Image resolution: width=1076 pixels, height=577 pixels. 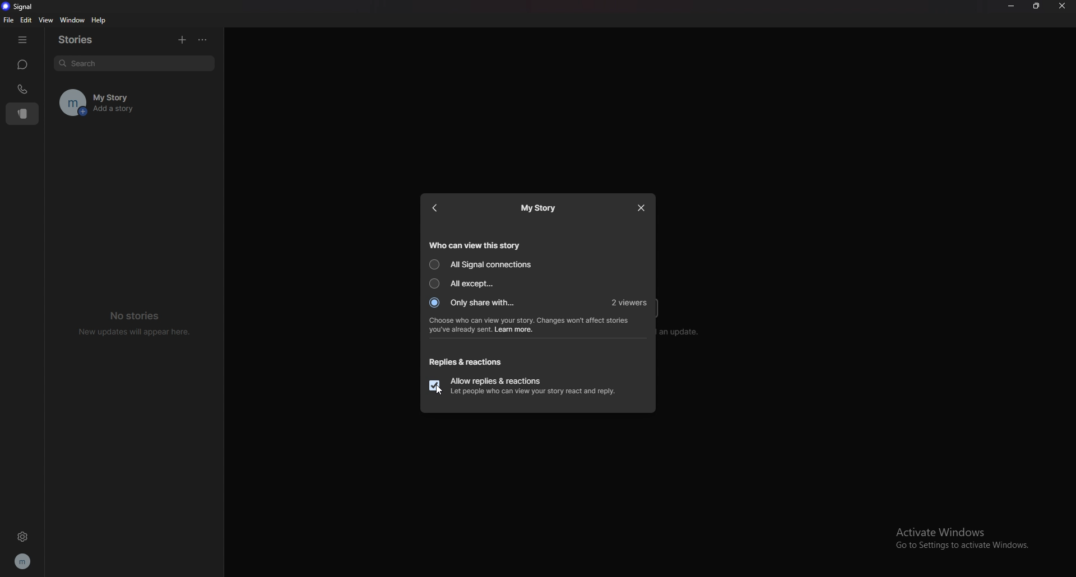 What do you see at coordinates (540, 208) in the screenshot?
I see `my story` at bounding box center [540, 208].